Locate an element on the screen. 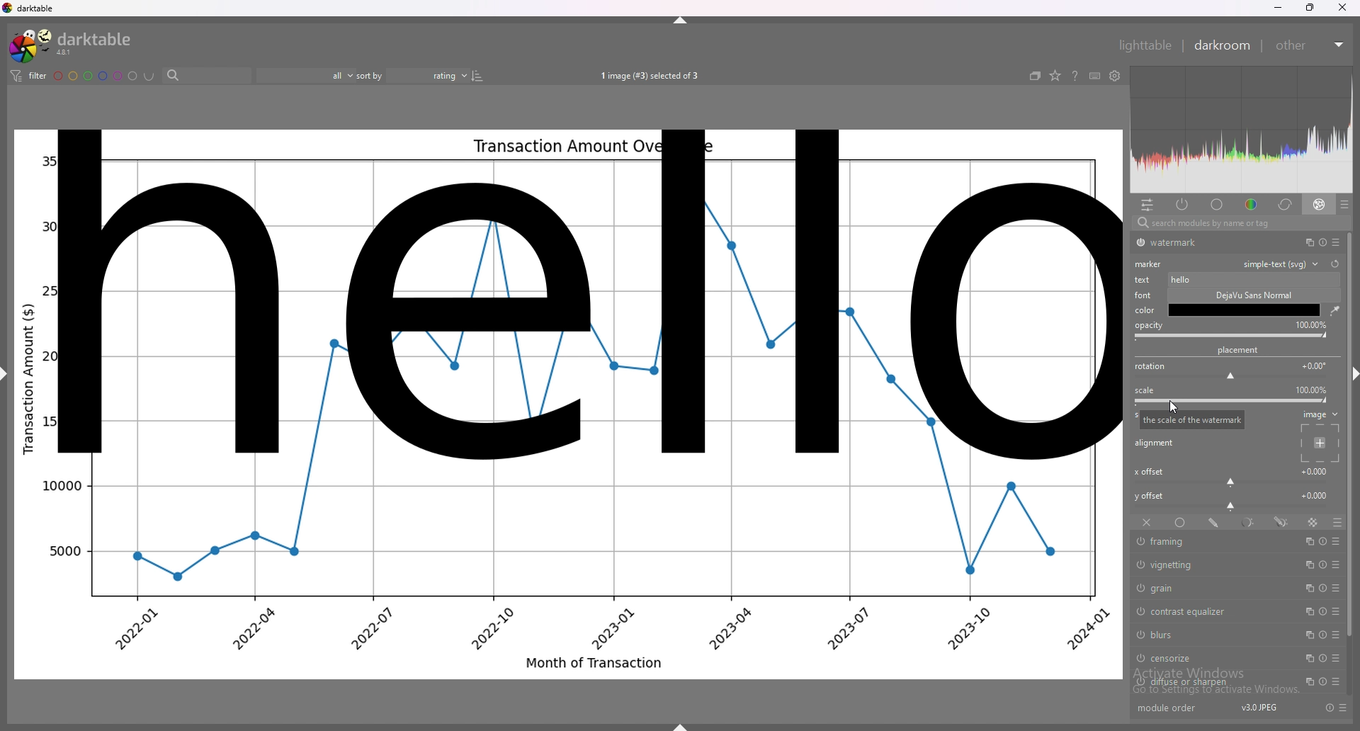  correct is located at coordinates (1283, 205).